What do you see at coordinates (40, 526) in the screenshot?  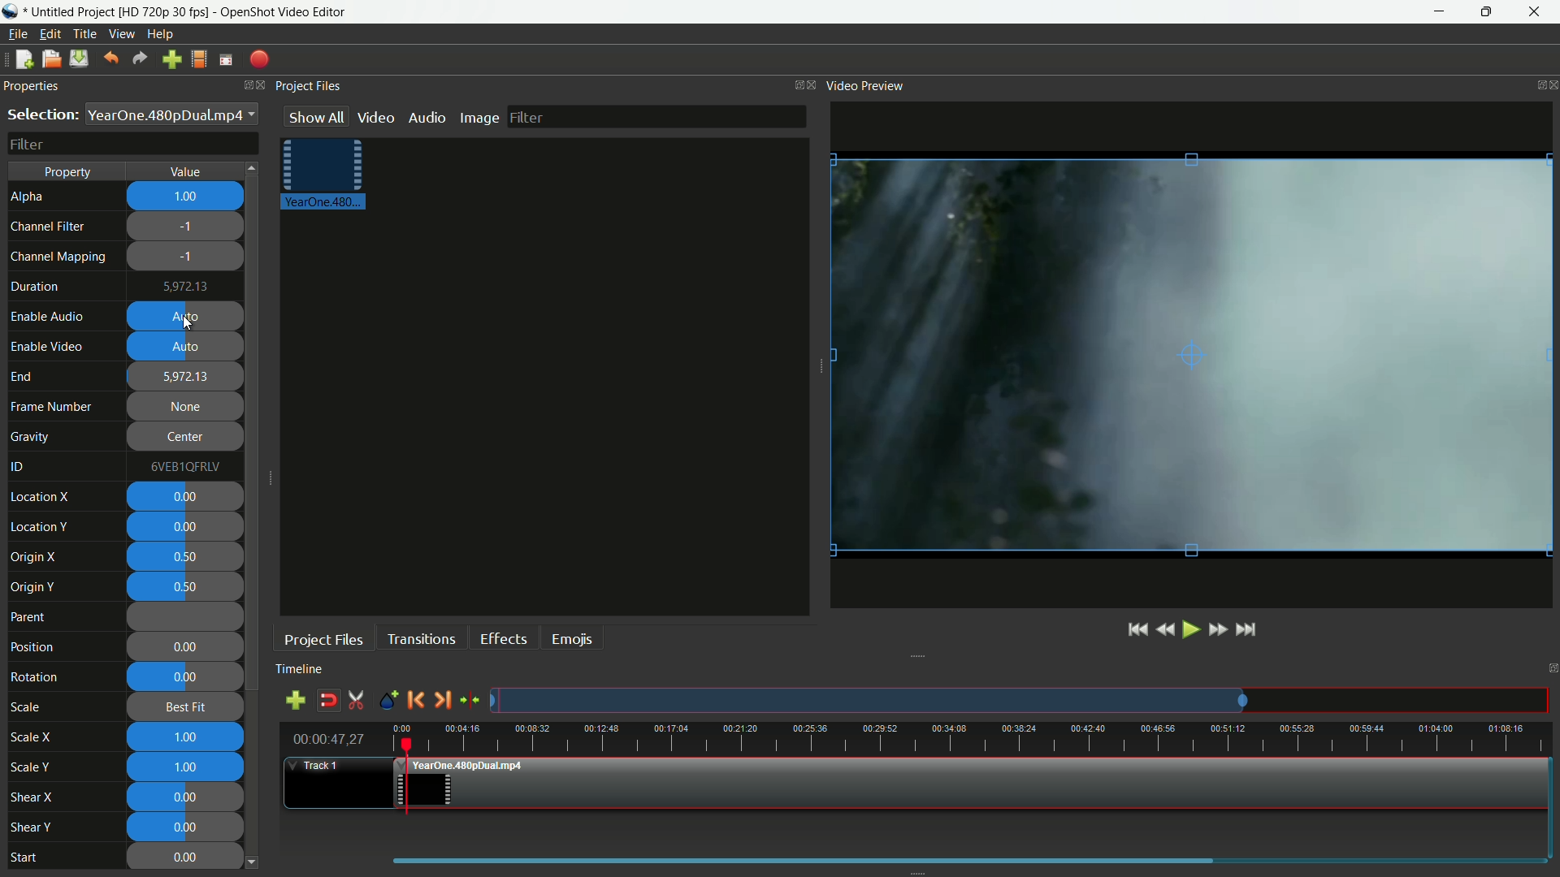 I see `location y` at bounding box center [40, 526].